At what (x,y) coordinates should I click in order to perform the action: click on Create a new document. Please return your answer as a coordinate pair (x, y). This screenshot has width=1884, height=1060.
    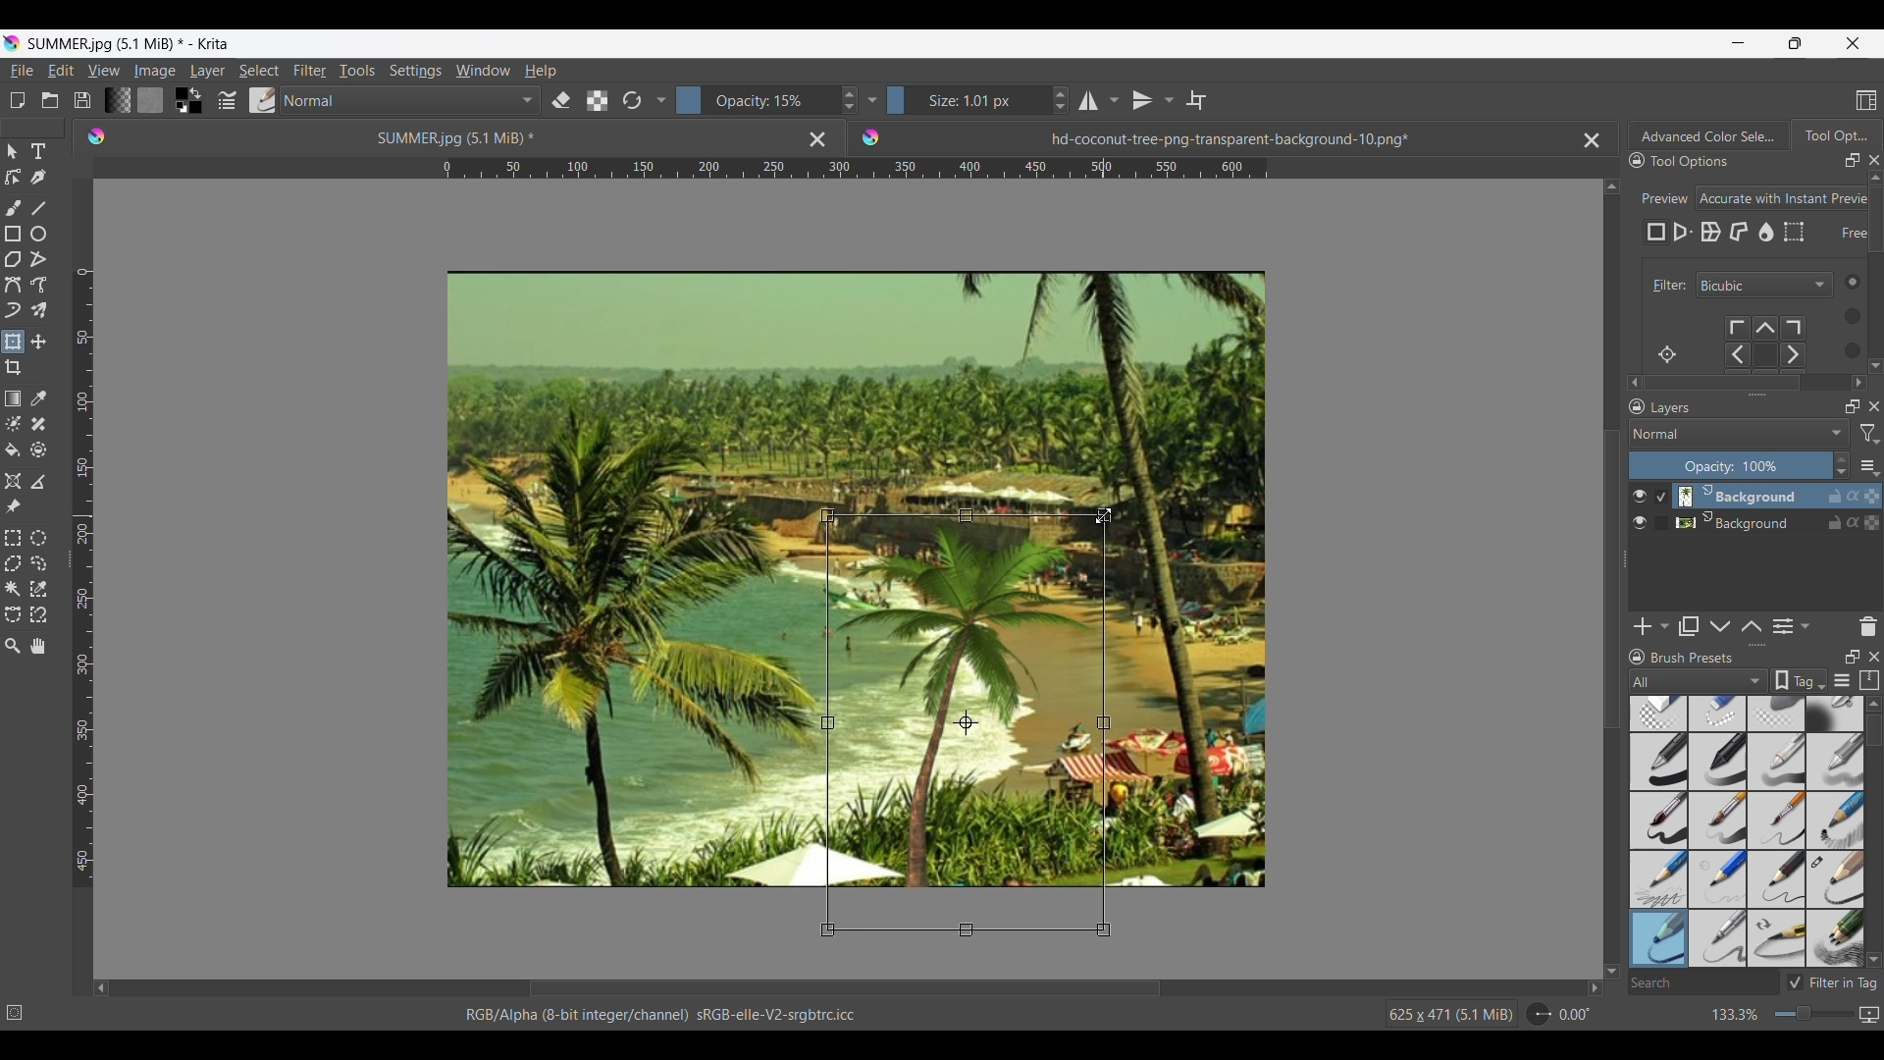
    Looking at the image, I should click on (17, 100).